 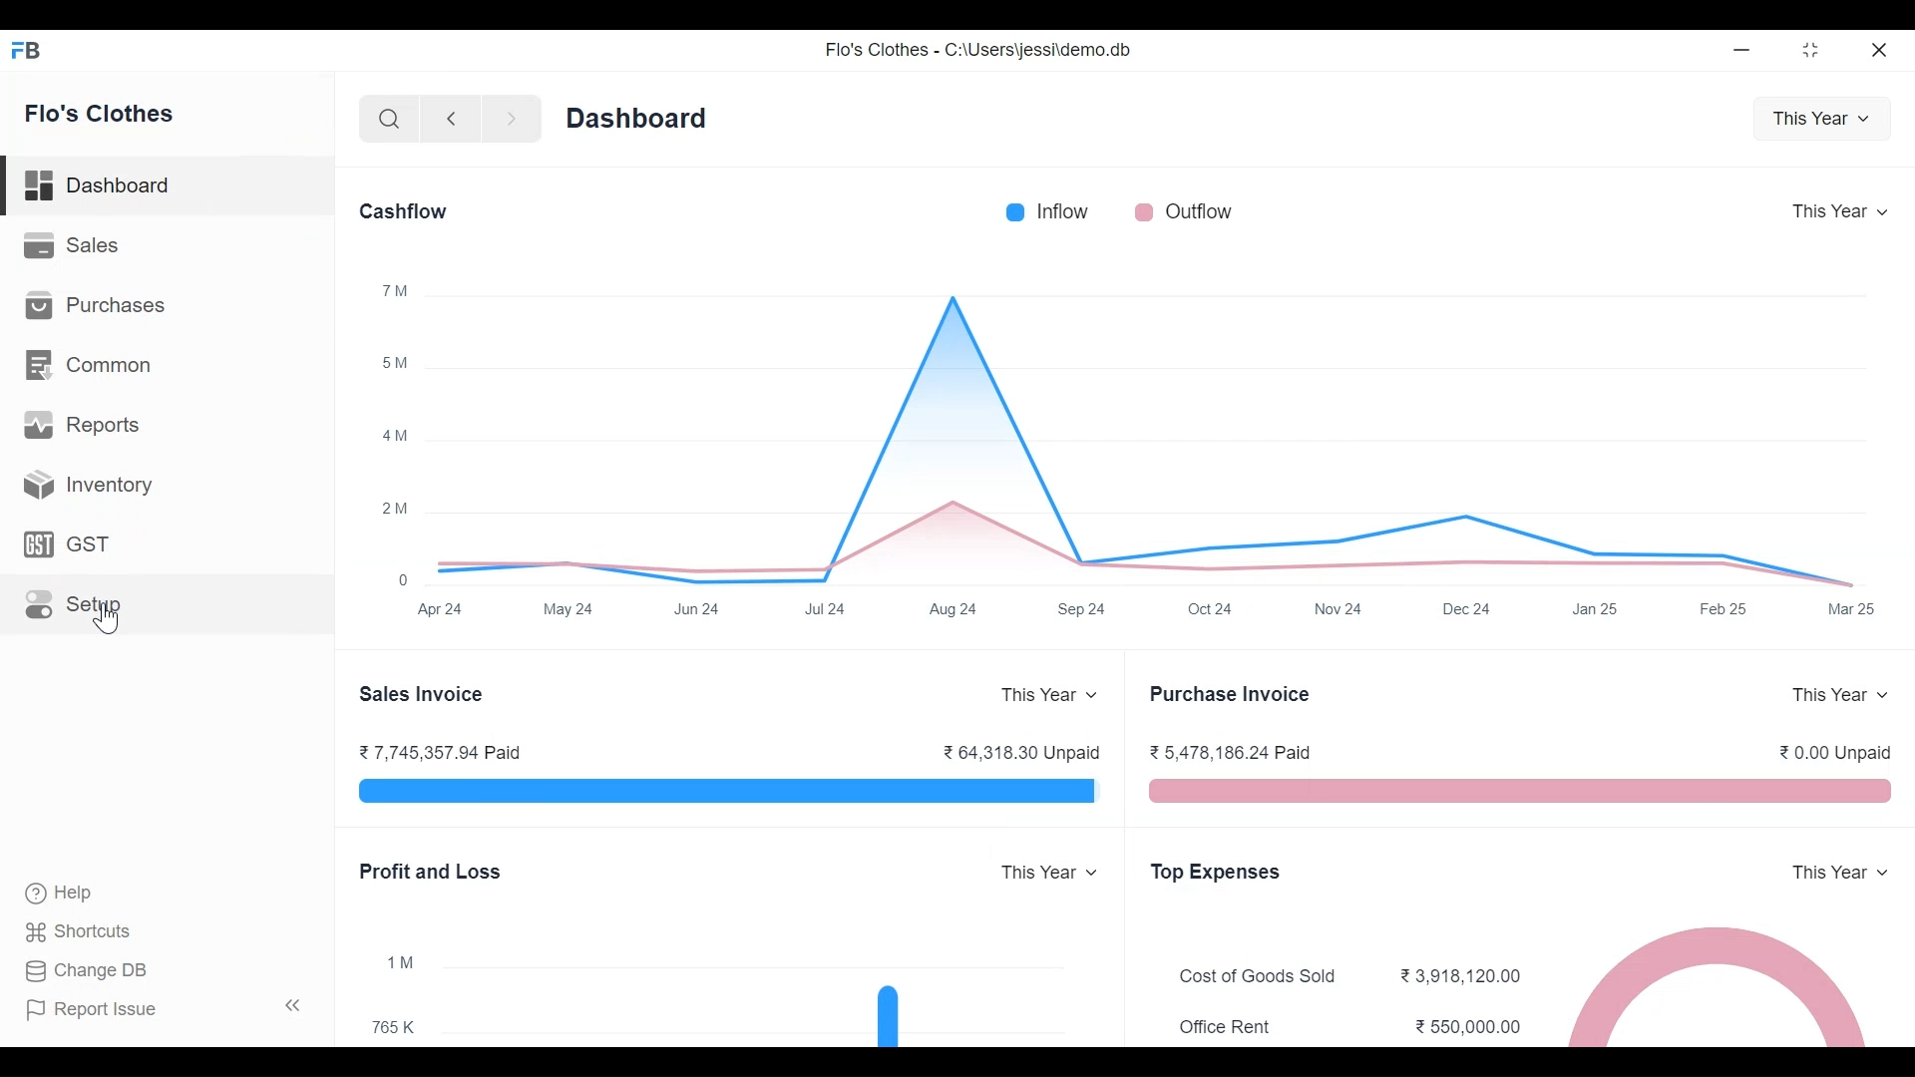 What do you see at coordinates (86, 429) in the screenshot?
I see `Reports` at bounding box center [86, 429].